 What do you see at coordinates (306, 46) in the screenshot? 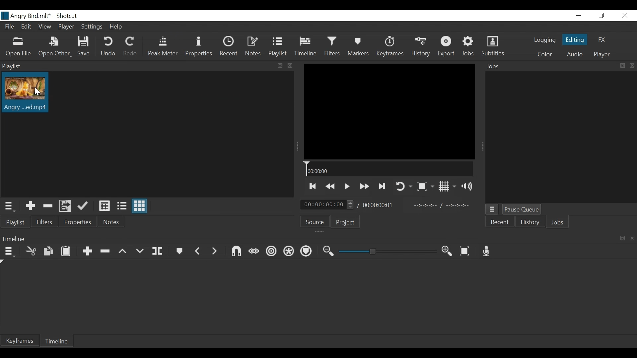
I see `Timeline` at bounding box center [306, 46].